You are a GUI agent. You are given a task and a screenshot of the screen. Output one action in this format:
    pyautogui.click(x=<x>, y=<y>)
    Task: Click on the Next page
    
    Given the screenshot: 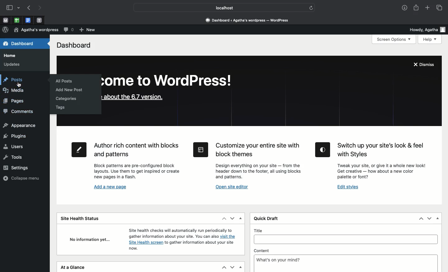 What is the action you would take?
    pyautogui.click(x=42, y=8)
    